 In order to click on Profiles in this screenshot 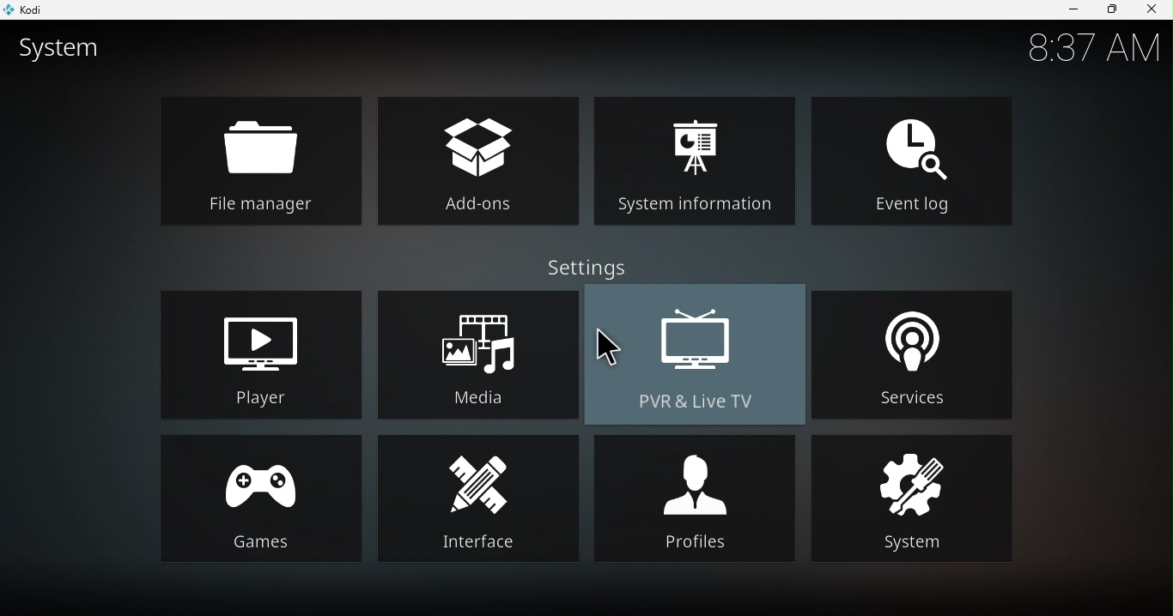, I will do `click(695, 496)`.